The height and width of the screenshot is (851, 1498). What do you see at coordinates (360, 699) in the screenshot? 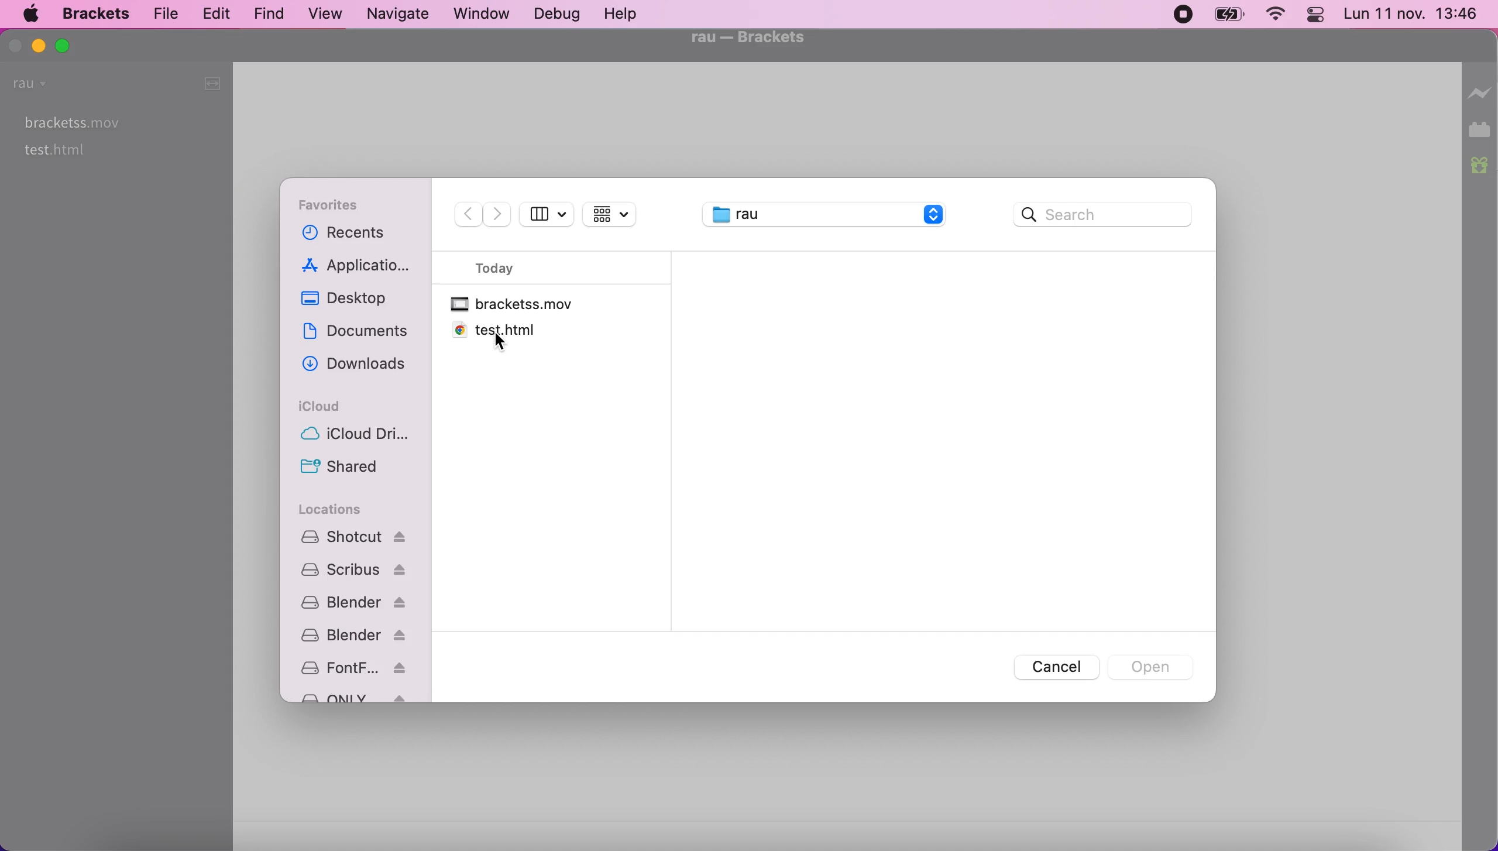
I see `only` at bounding box center [360, 699].